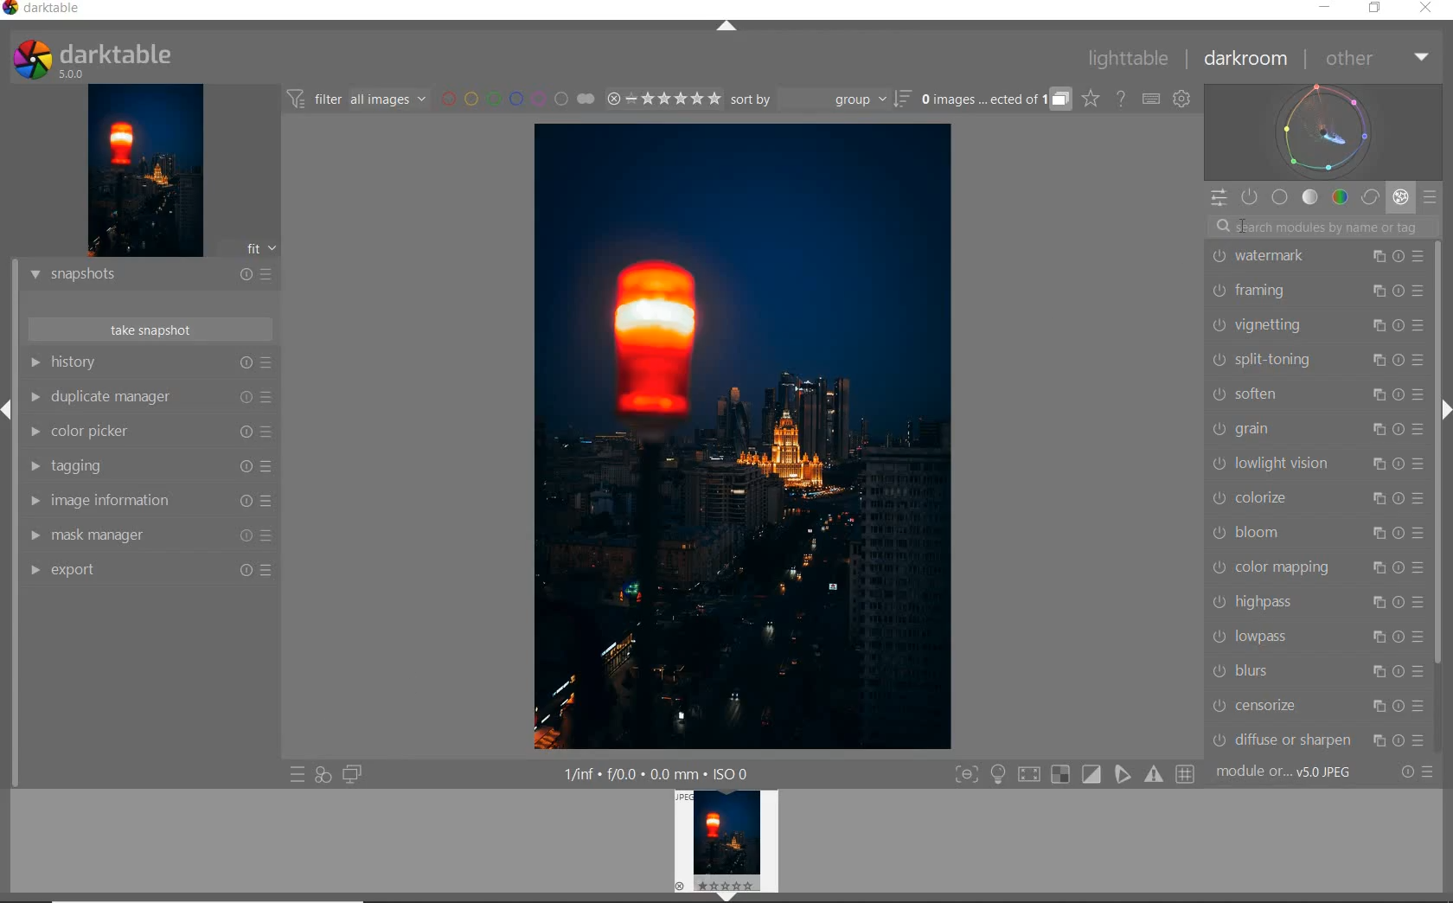  I want to click on Preset and reset, so click(1430, 740).